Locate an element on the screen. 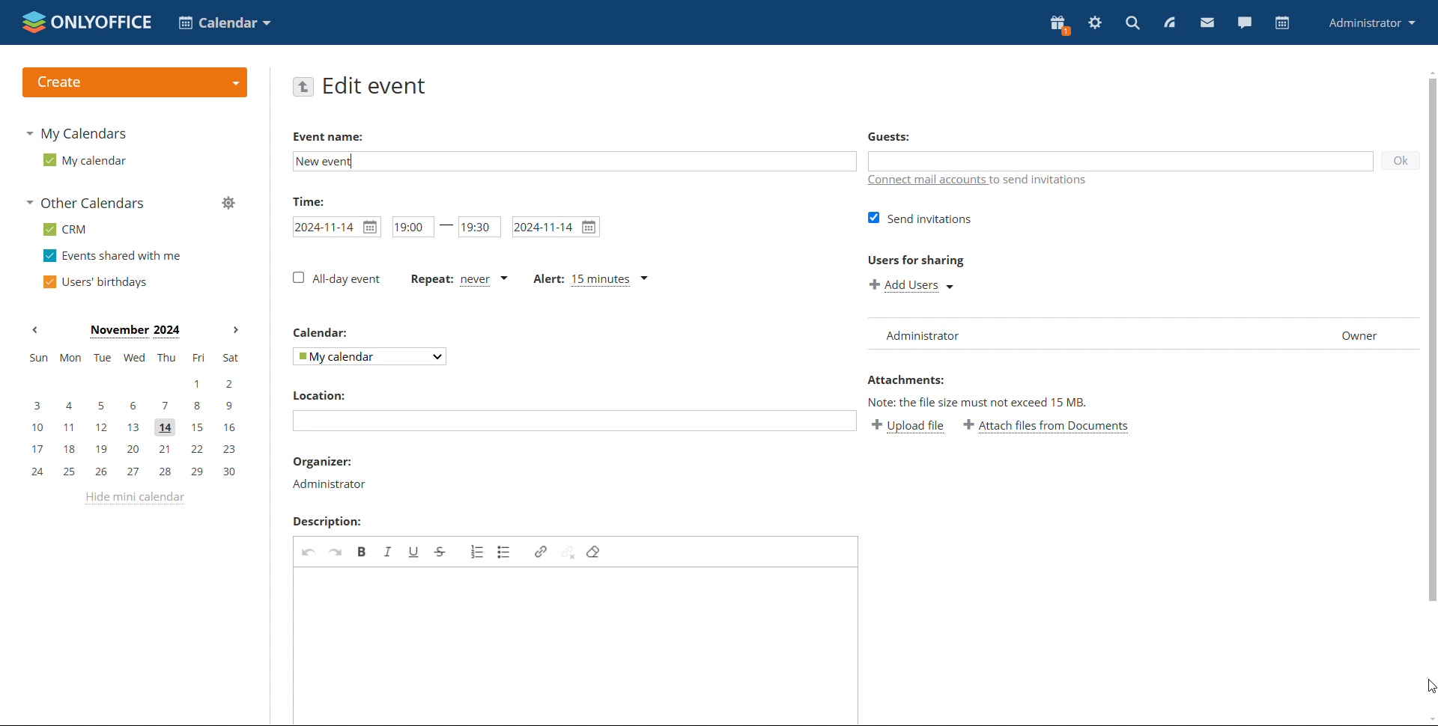 The image size is (1438, 726). scroll down is located at coordinates (1429, 720).